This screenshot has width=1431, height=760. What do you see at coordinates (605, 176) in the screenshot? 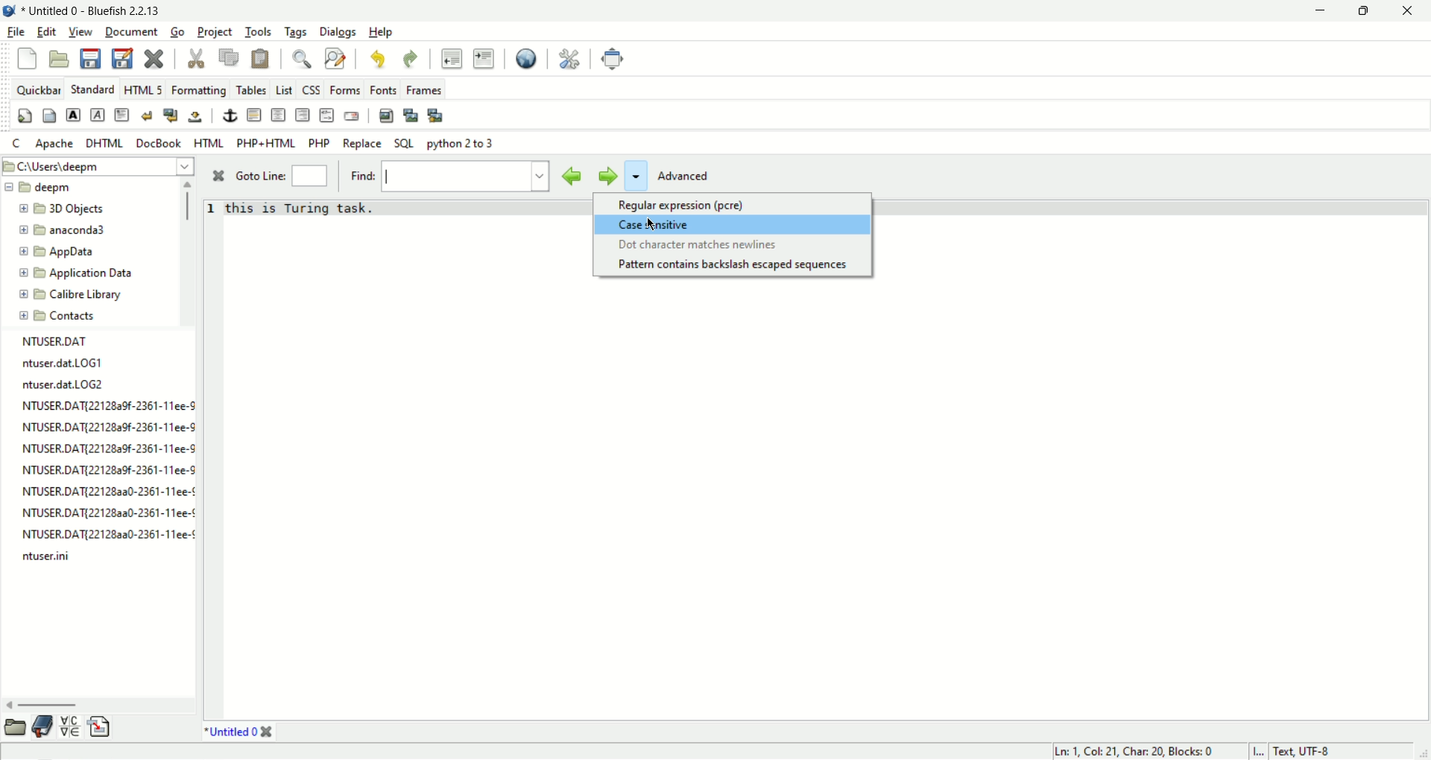
I see `find next` at bounding box center [605, 176].